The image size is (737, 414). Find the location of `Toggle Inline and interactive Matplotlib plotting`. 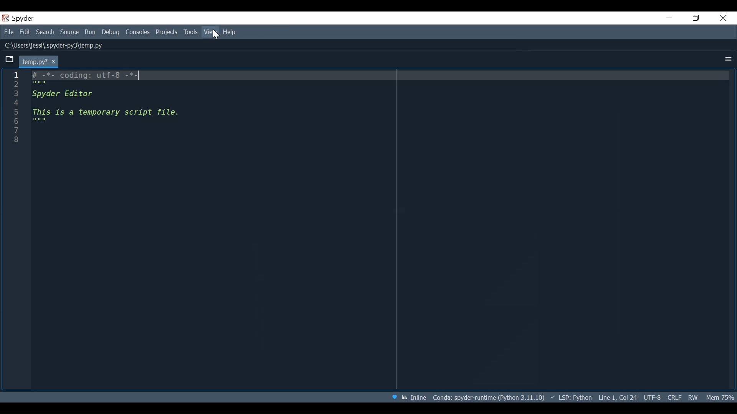

Toggle Inline and interactive Matplotlib plotting is located at coordinates (414, 398).